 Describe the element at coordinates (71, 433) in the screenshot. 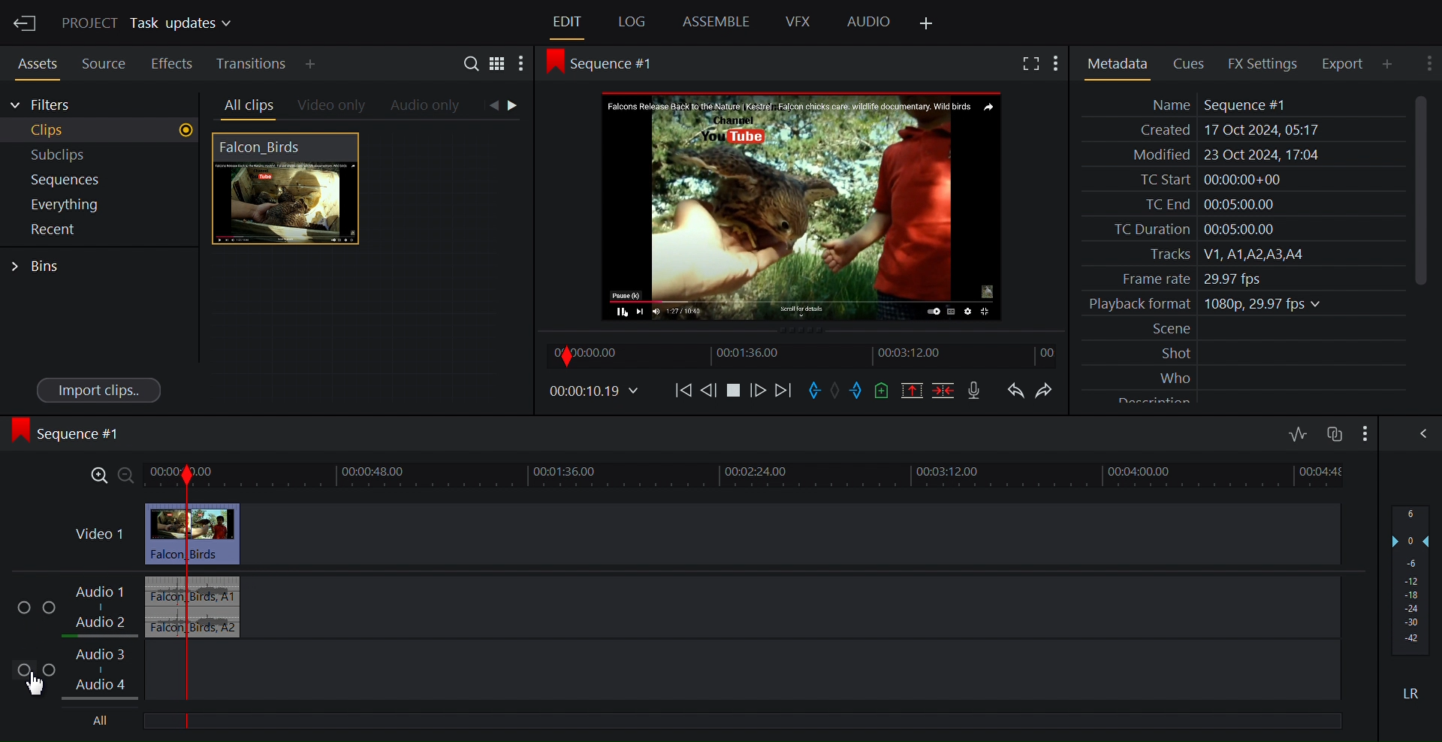

I see `Sequence #1` at that location.